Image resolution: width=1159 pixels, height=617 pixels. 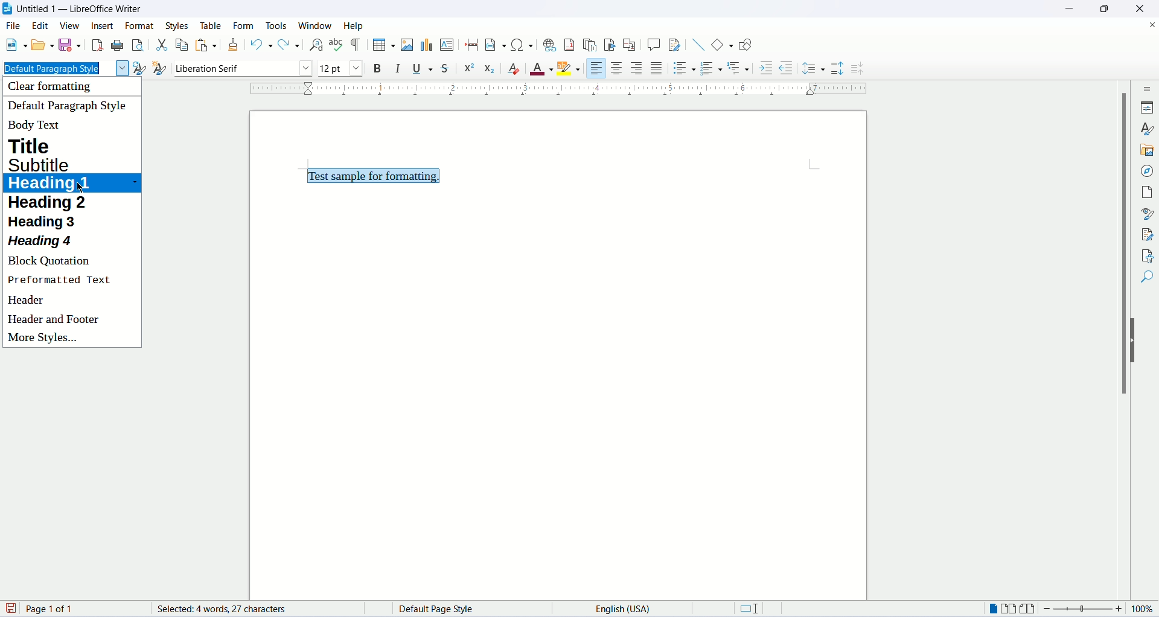 What do you see at coordinates (354, 25) in the screenshot?
I see `help` at bounding box center [354, 25].